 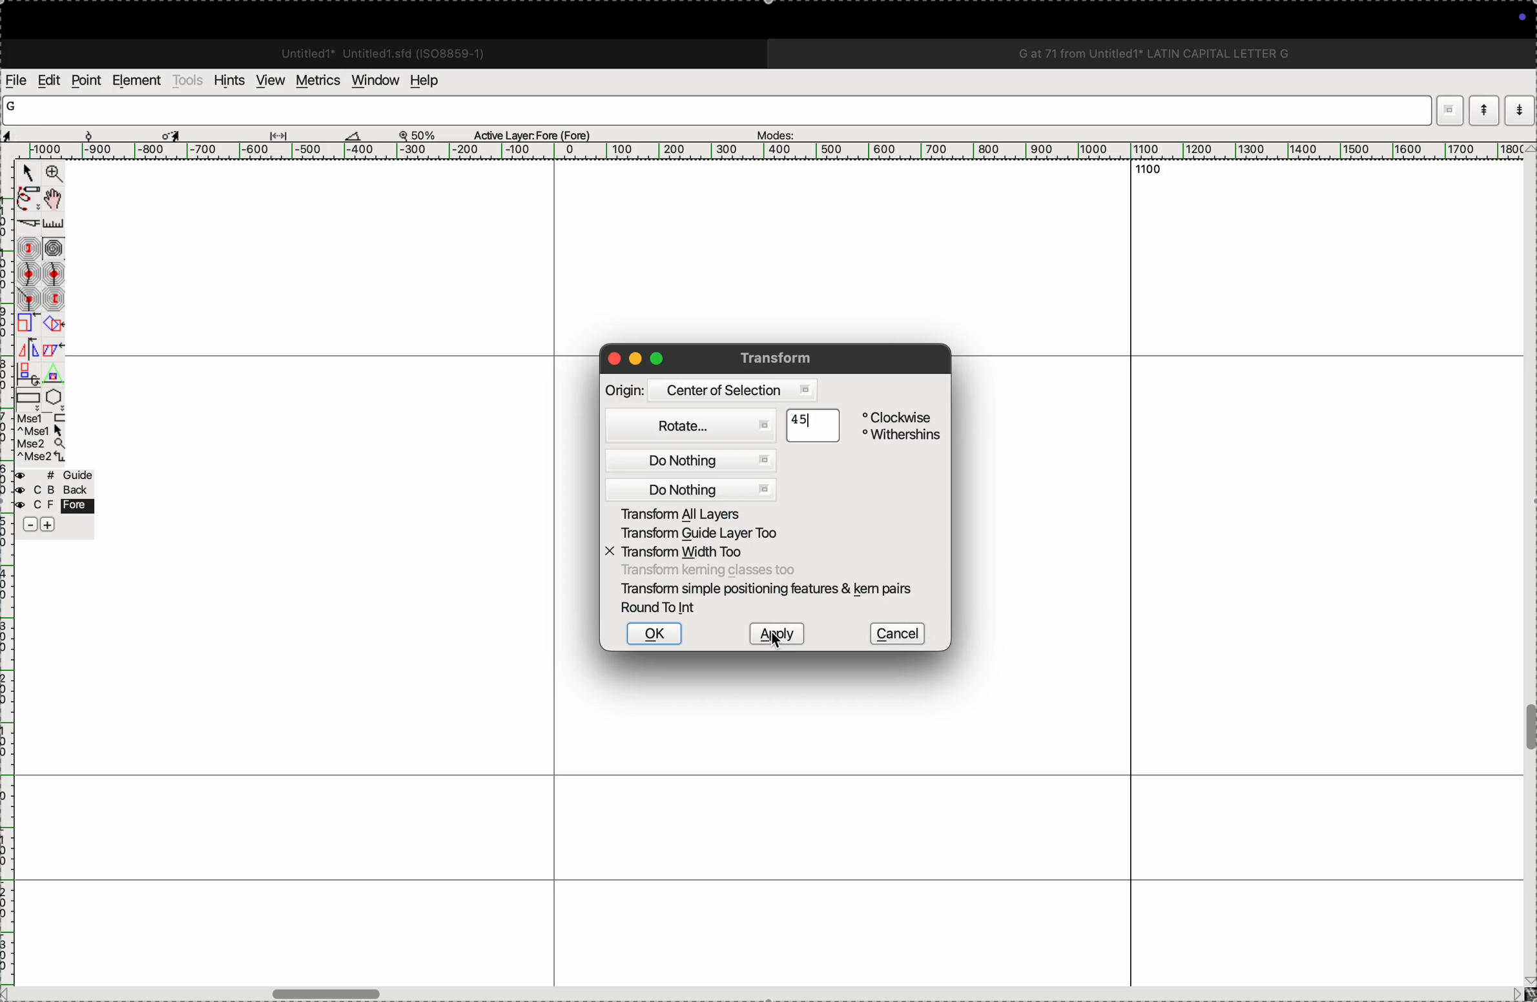 What do you see at coordinates (373, 52) in the screenshot?
I see `Untitled1 Untitled 1.sfd (IS08859-1)` at bounding box center [373, 52].